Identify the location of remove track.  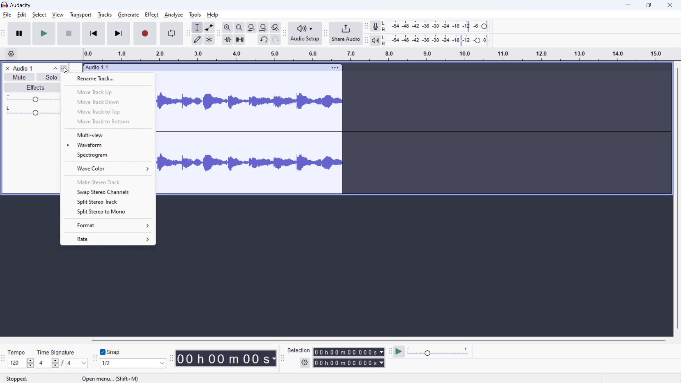
(7, 68).